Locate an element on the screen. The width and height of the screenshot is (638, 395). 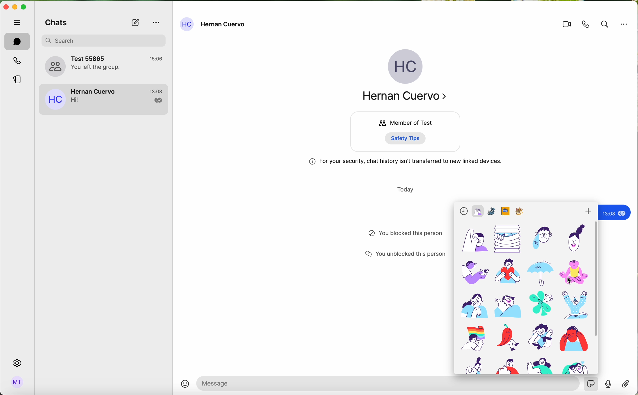
Hernan Cuvero is located at coordinates (407, 97).